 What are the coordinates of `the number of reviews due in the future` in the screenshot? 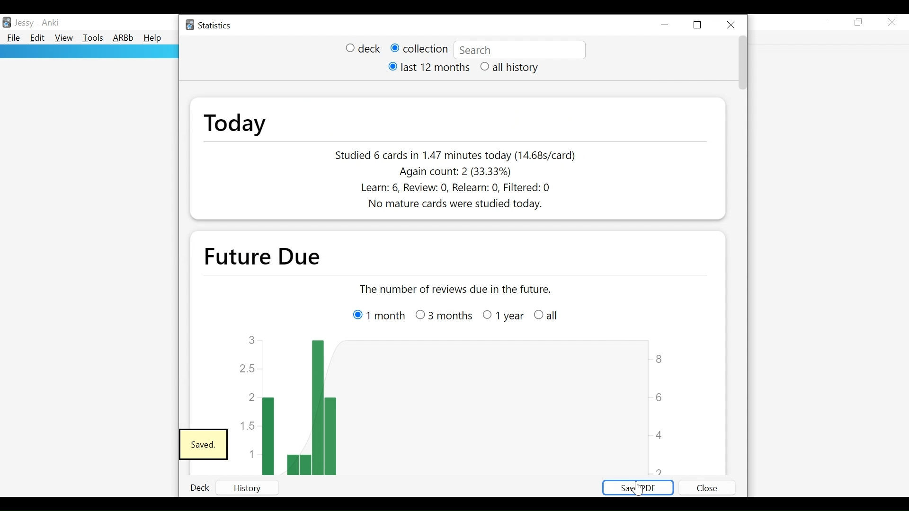 It's located at (457, 289).